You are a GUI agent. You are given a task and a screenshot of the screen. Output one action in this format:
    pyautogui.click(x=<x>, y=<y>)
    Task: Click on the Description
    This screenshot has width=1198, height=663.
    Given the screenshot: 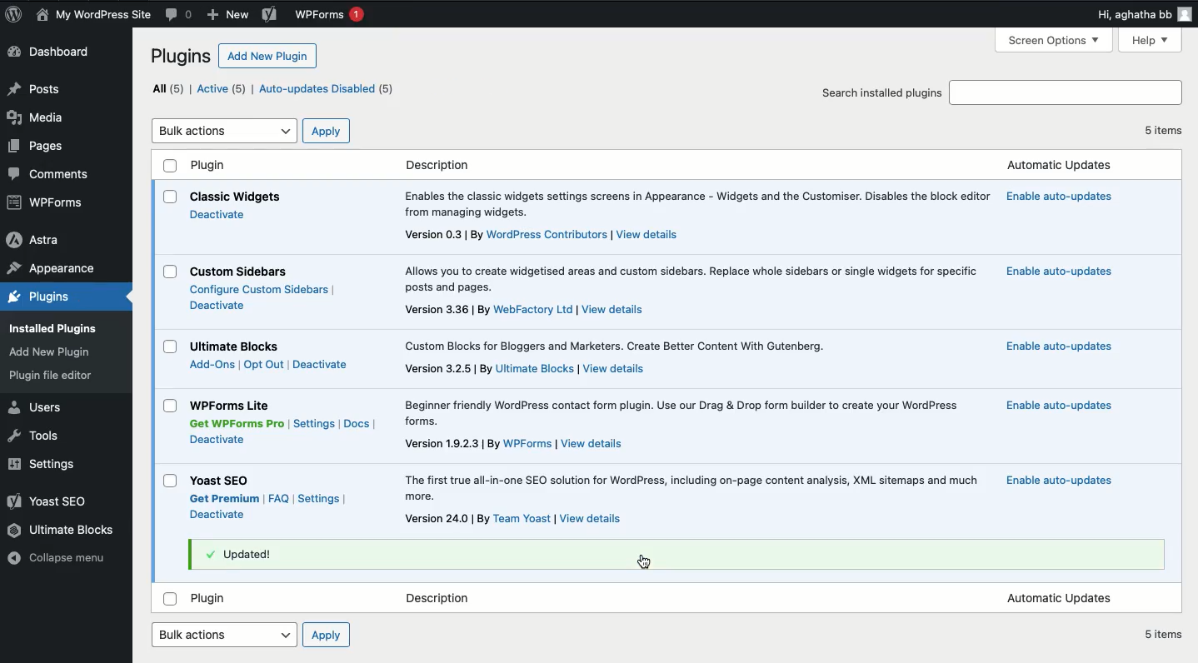 What is the action you would take?
    pyautogui.click(x=438, y=165)
    